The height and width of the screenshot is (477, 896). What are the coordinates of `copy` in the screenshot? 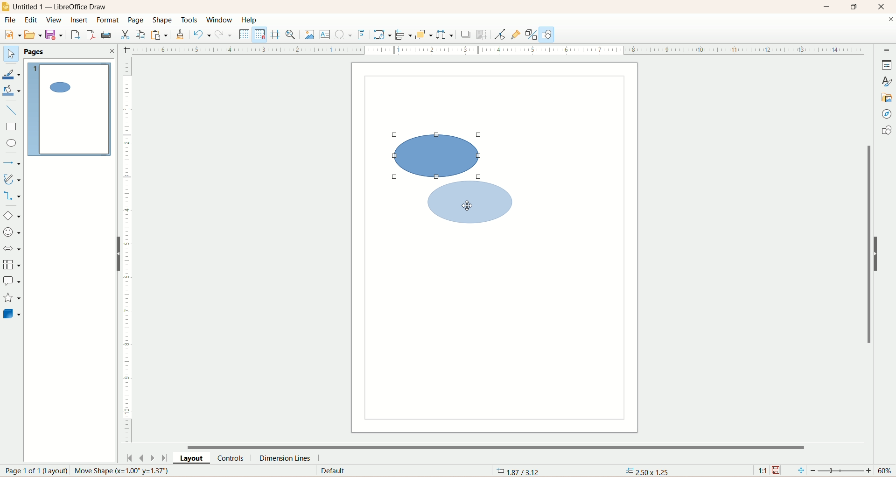 It's located at (141, 35).